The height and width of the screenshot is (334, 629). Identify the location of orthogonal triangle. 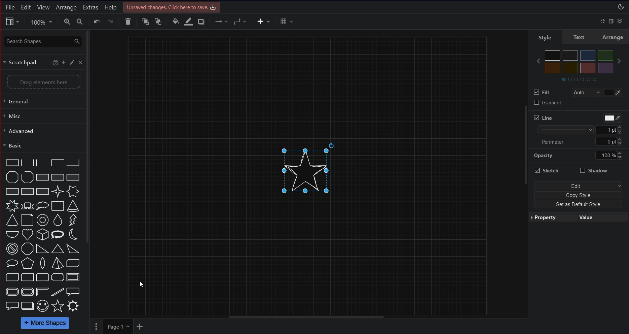
(43, 249).